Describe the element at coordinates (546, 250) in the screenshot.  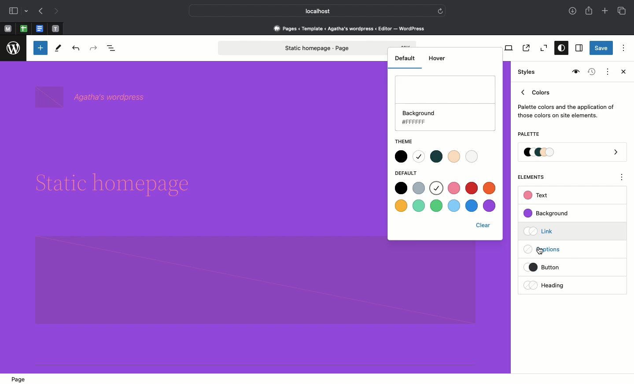
I see `Captions` at that location.